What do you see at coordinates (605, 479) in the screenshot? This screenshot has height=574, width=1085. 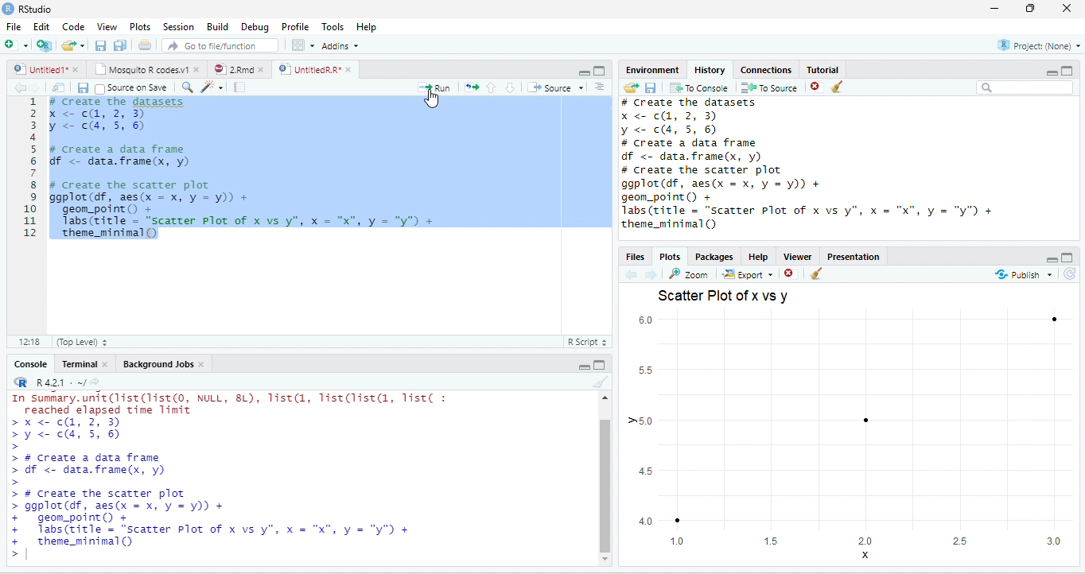 I see `vertical scroll bar` at bounding box center [605, 479].